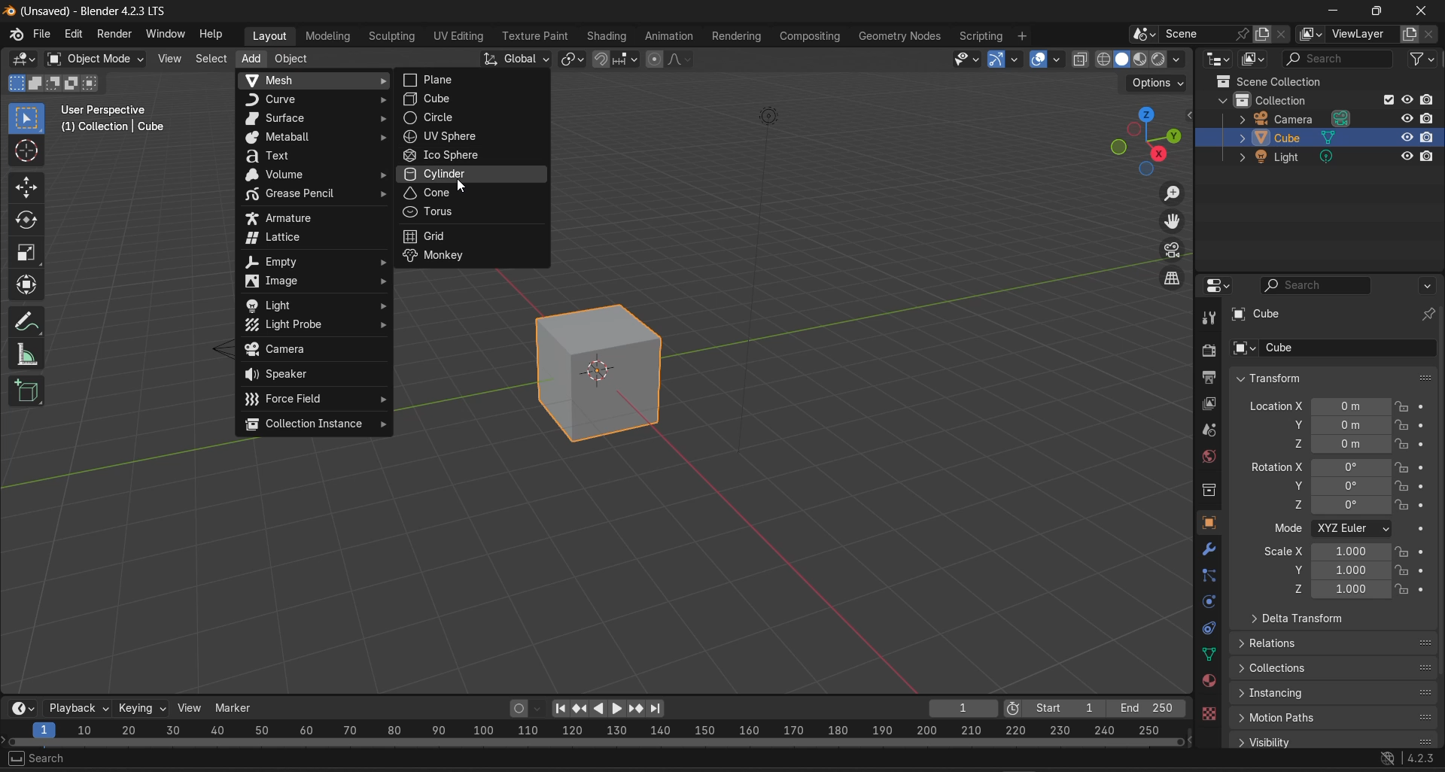  I want to click on texture, so click(1209, 716).